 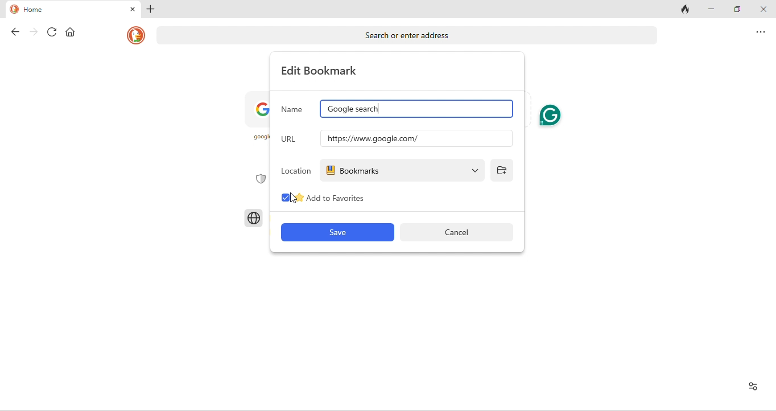 I want to click on bookmarks, so click(x=403, y=170).